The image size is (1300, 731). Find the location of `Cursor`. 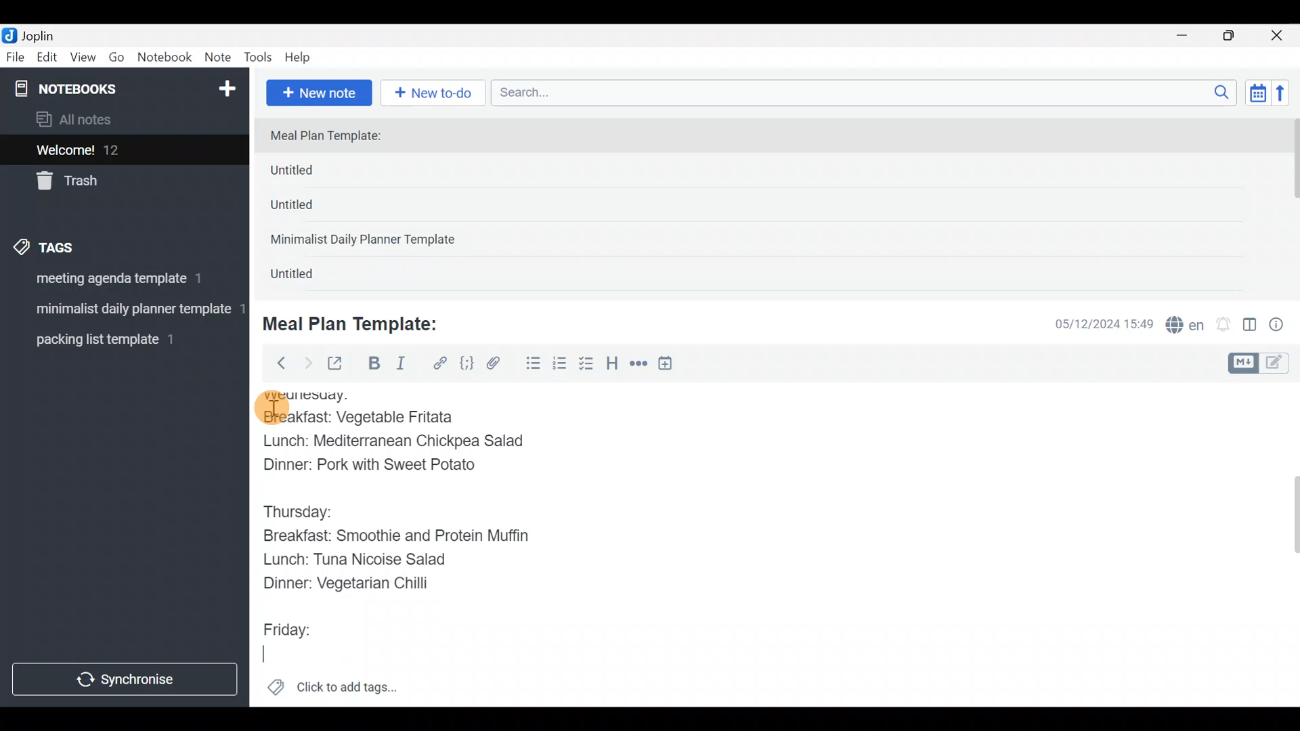

Cursor is located at coordinates (266, 650).